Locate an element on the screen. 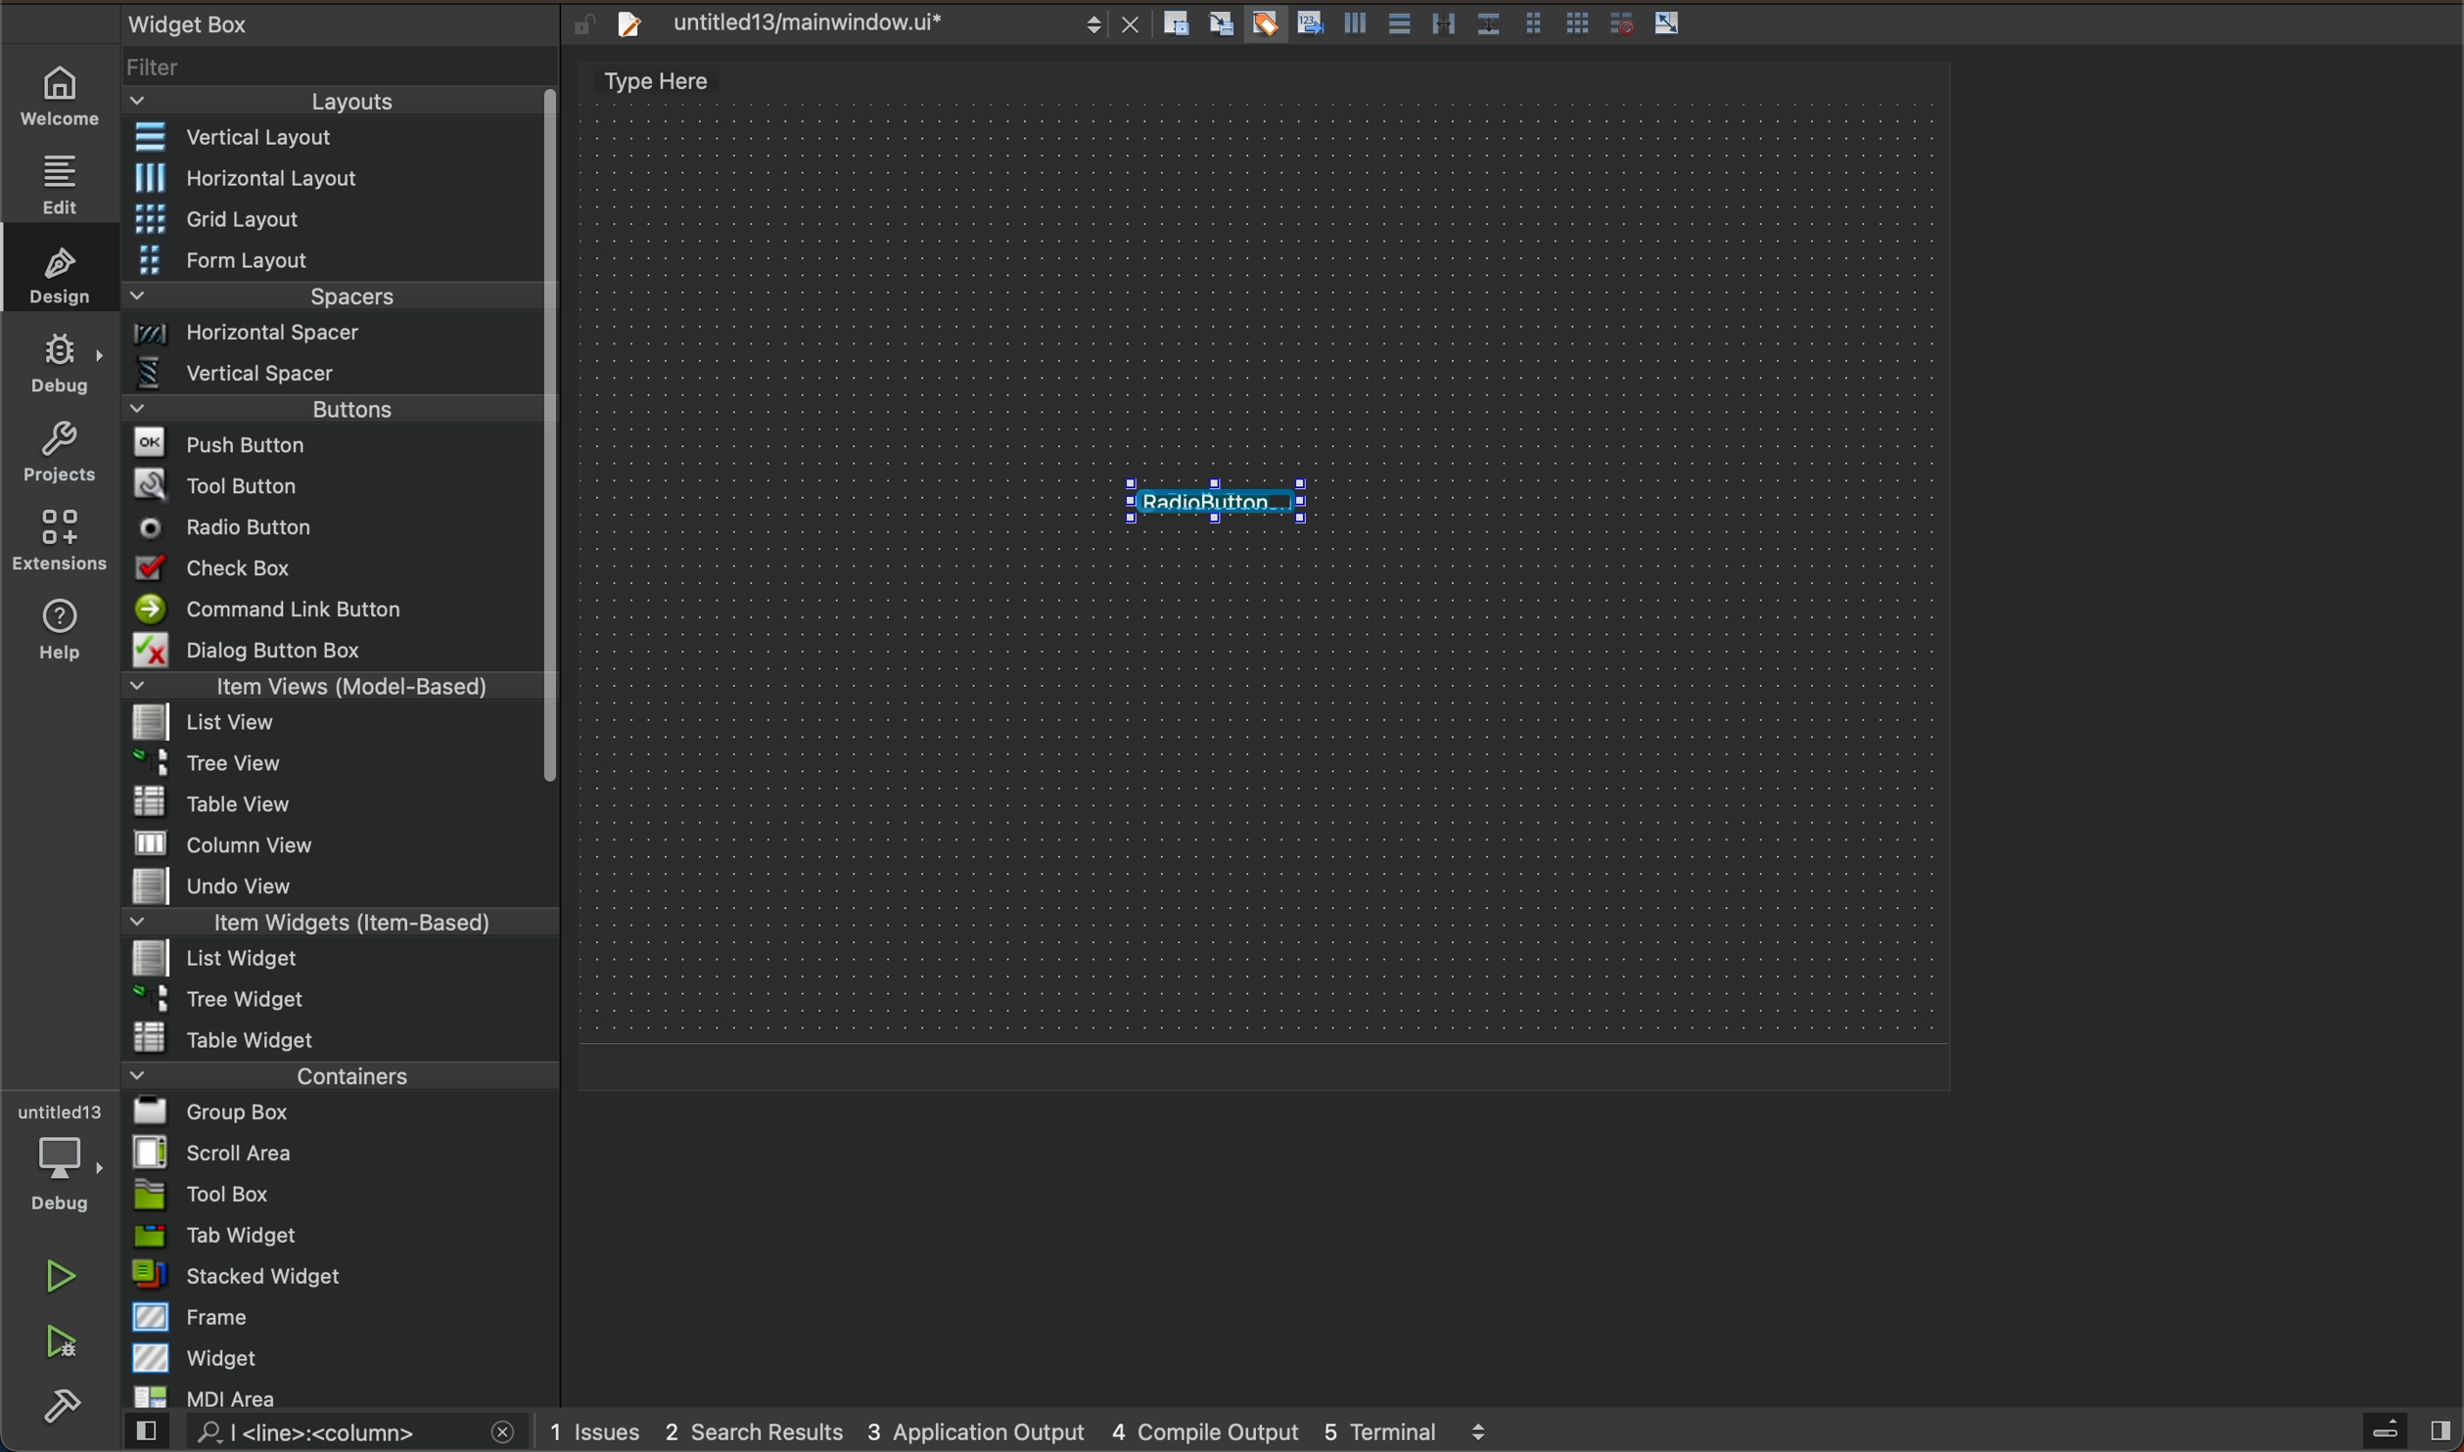 The width and height of the screenshot is (2464, 1452).  is located at coordinates (329, 769).